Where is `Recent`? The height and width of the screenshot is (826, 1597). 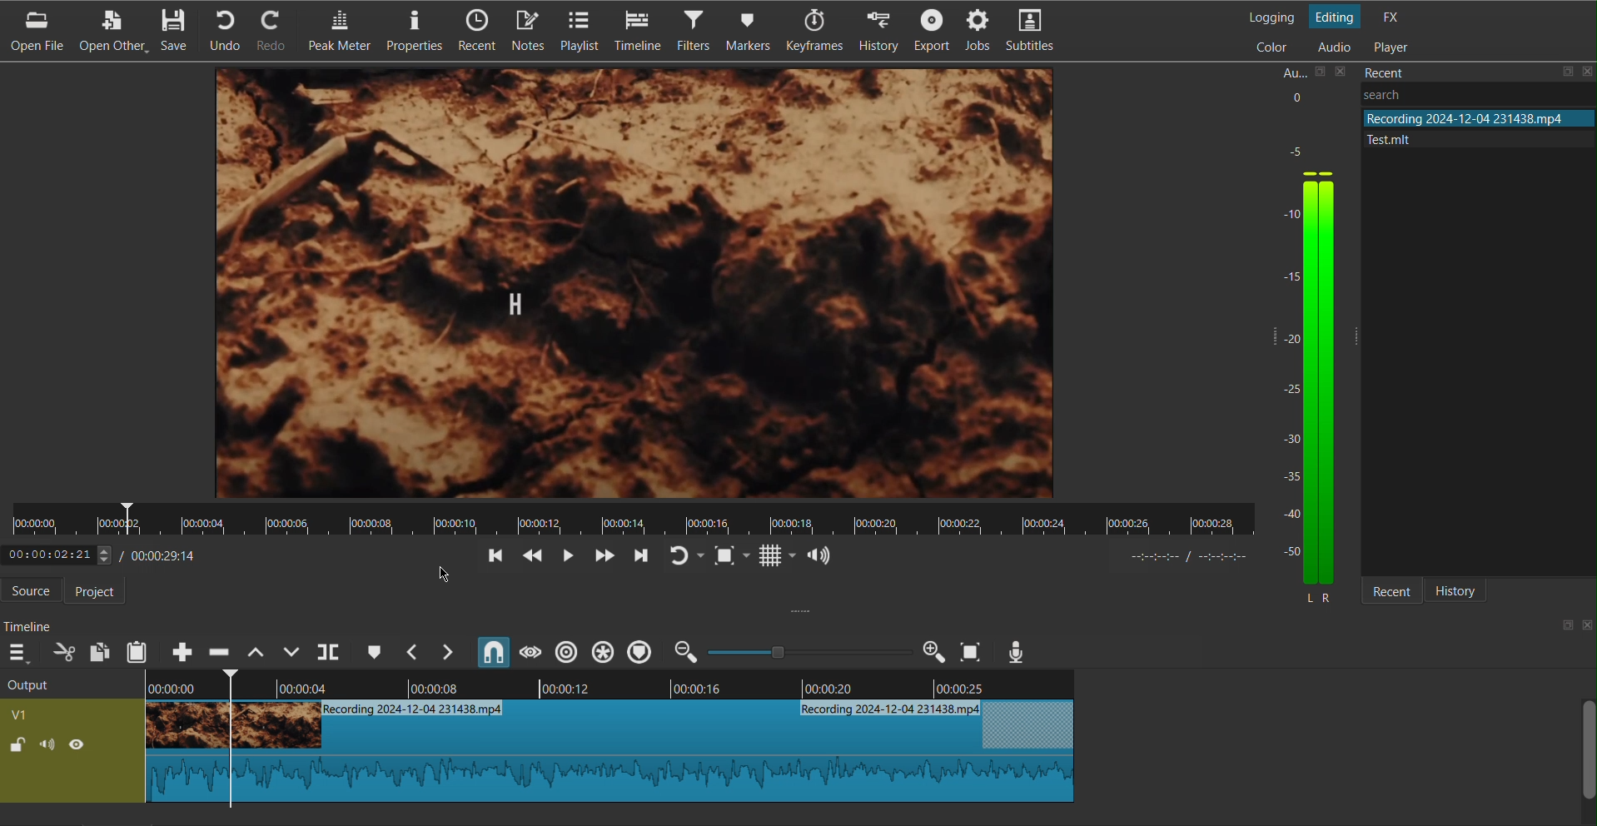 Recent is located at coordinates (1393, 592).